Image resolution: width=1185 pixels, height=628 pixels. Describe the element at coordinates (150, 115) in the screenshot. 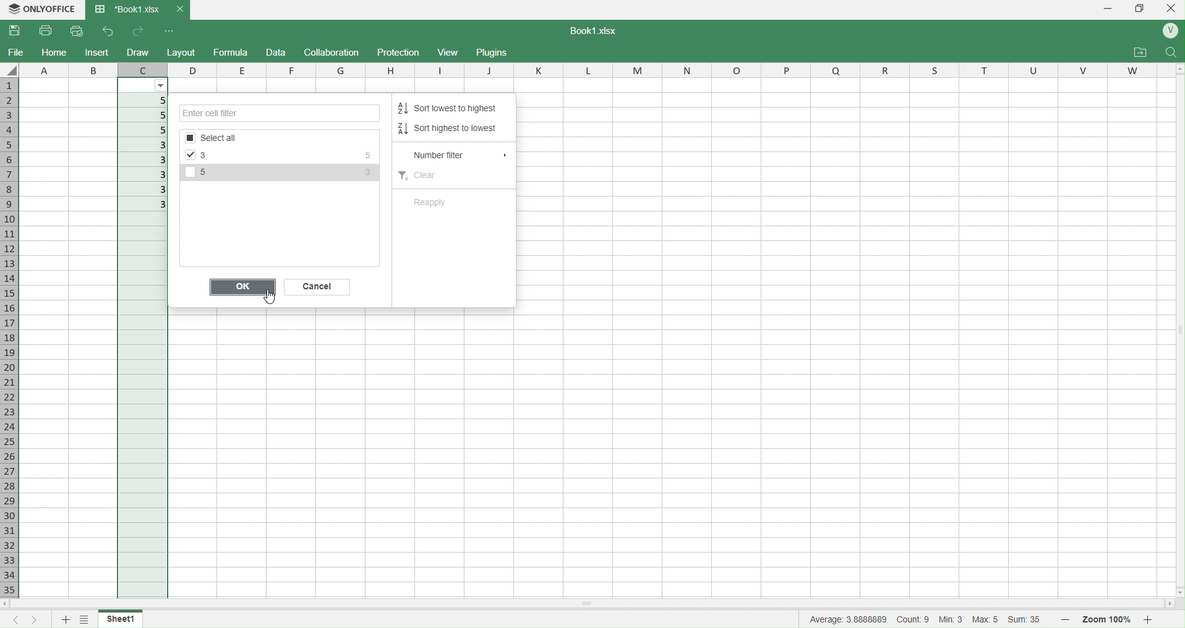

I see `5` at that location.